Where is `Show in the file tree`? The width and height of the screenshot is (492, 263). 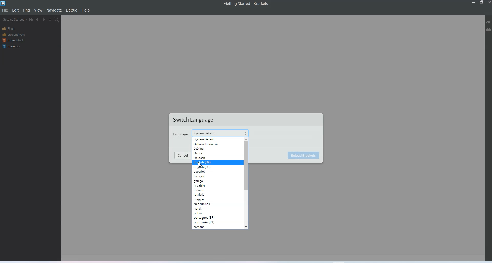 Show in the file tree is located at coordinates (31, 19).